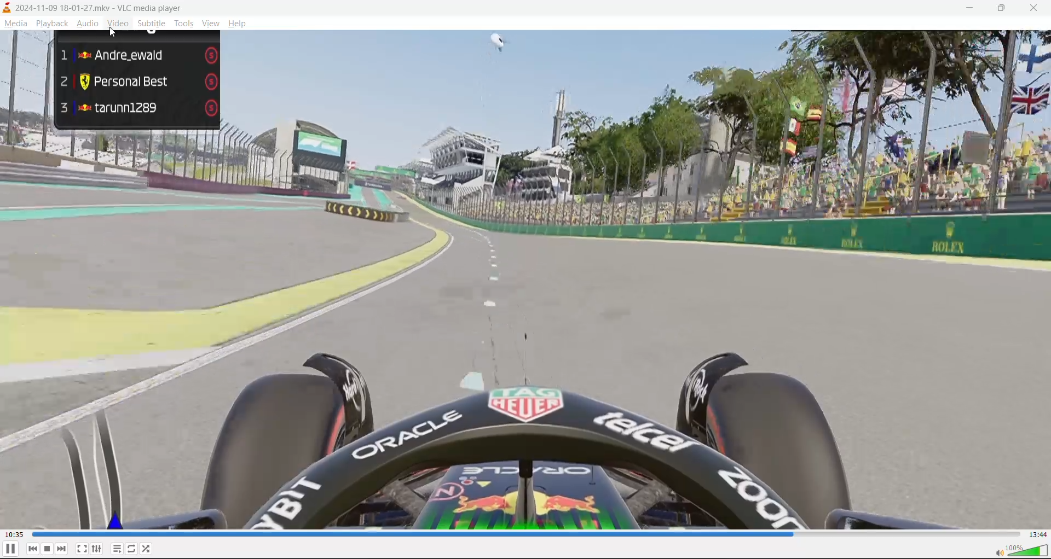 This screenshot has height=559, width=1051. I want to click on stop, so click(48, 549).